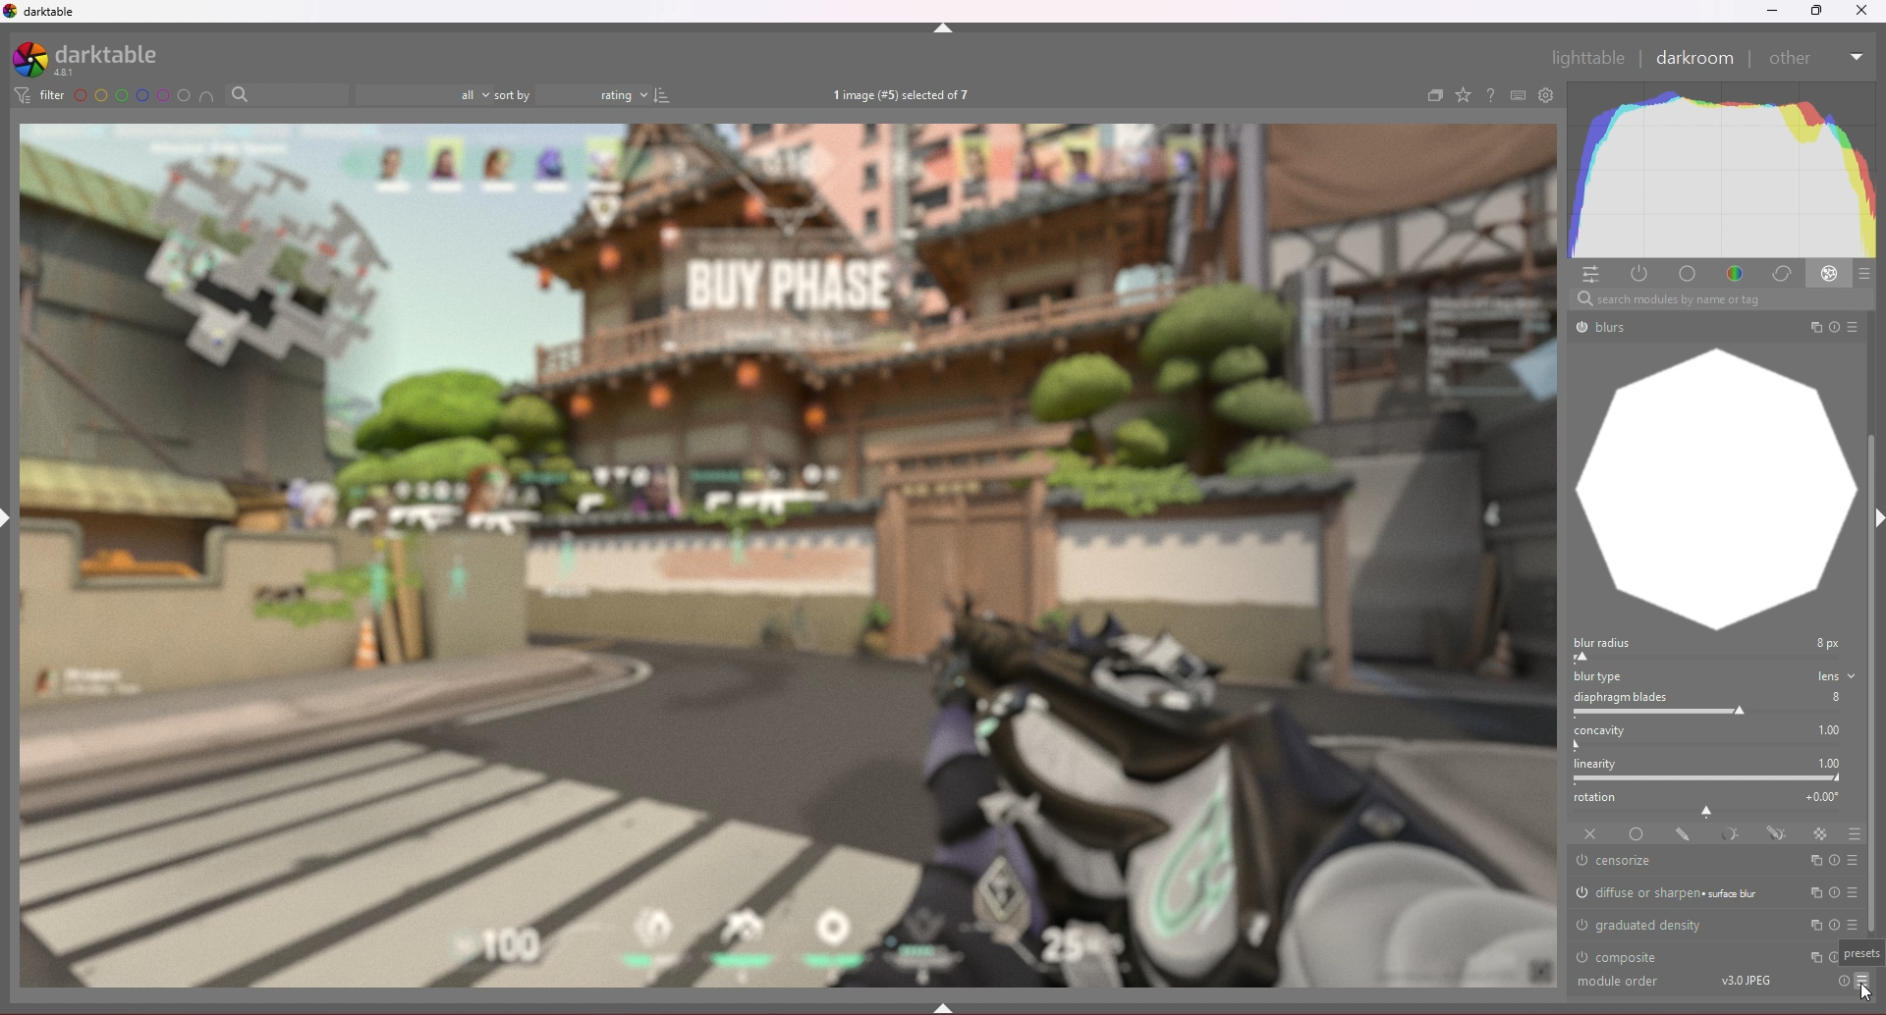 This screenshot has height=1015, width=1886. I want to click on multi instances actions, so click(1812, 893).